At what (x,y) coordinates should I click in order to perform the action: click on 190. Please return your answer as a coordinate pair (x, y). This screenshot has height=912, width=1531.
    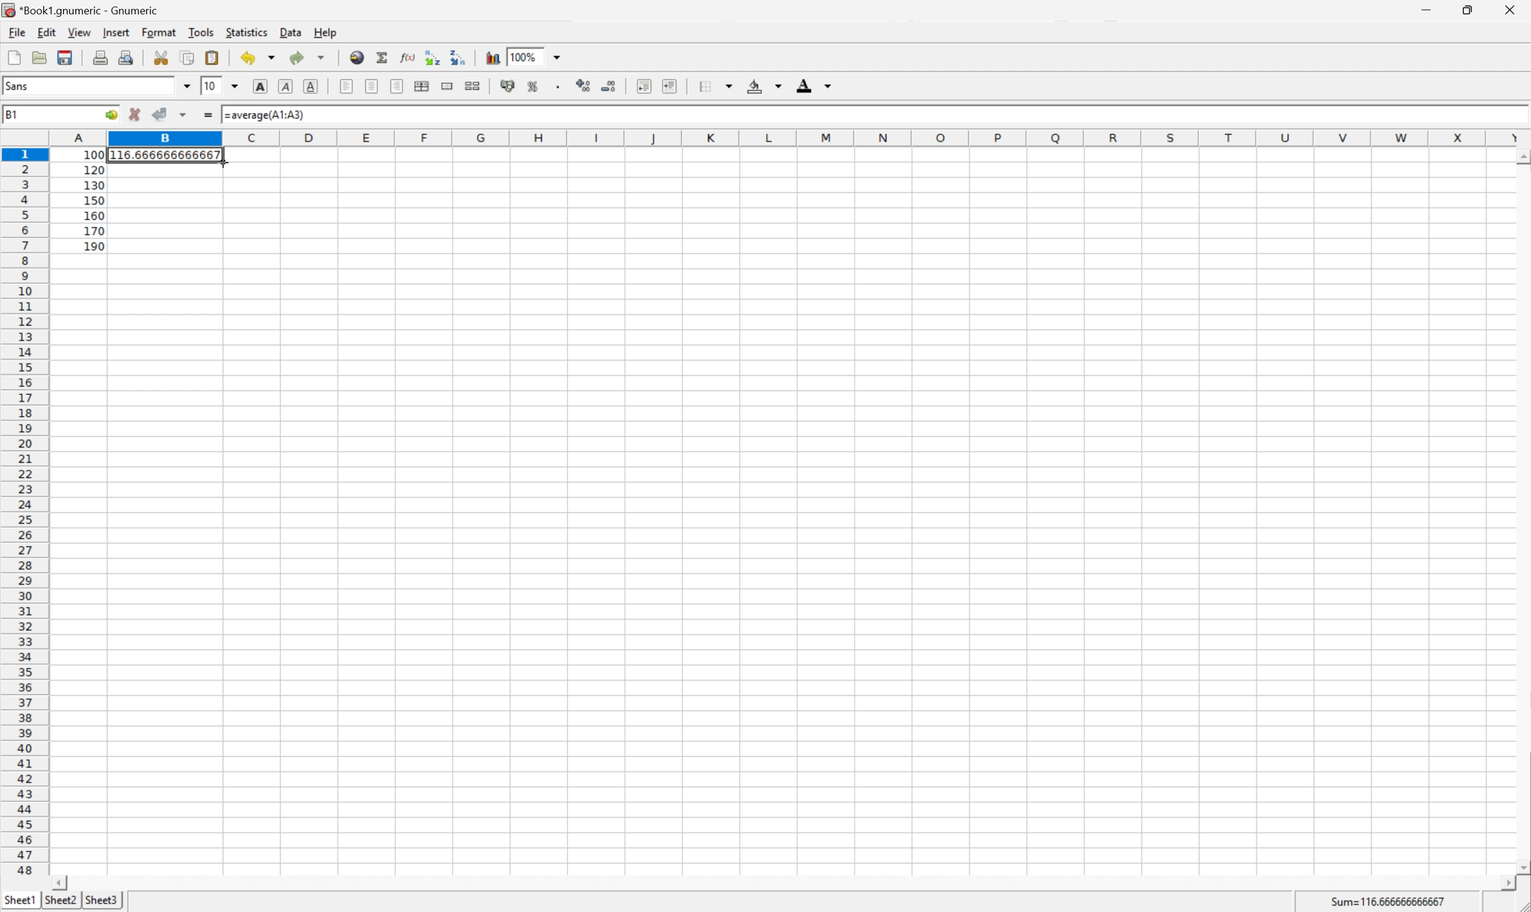
    Looking at the image, I should click on (95, 246).